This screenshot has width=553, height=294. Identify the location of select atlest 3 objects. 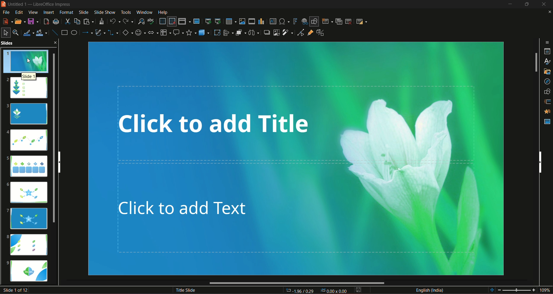
(255, 32).